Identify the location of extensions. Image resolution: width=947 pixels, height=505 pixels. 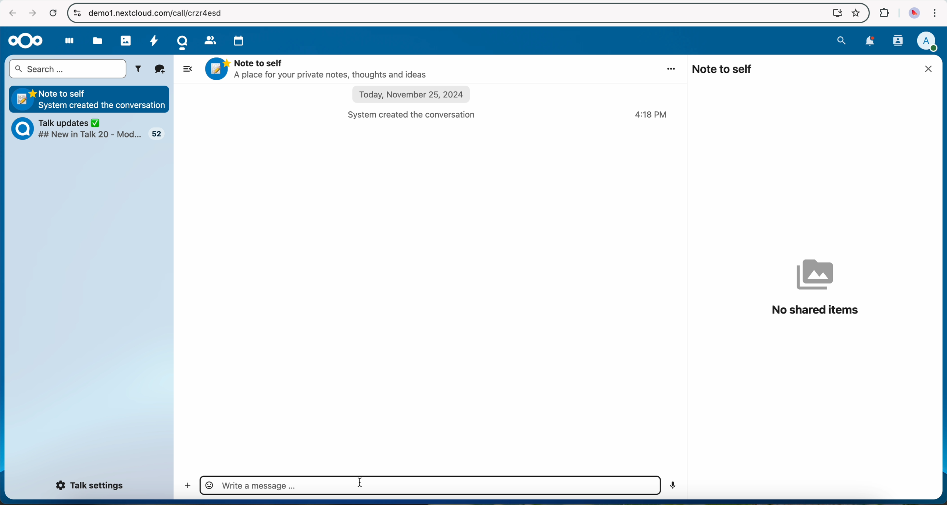
(884, 13).